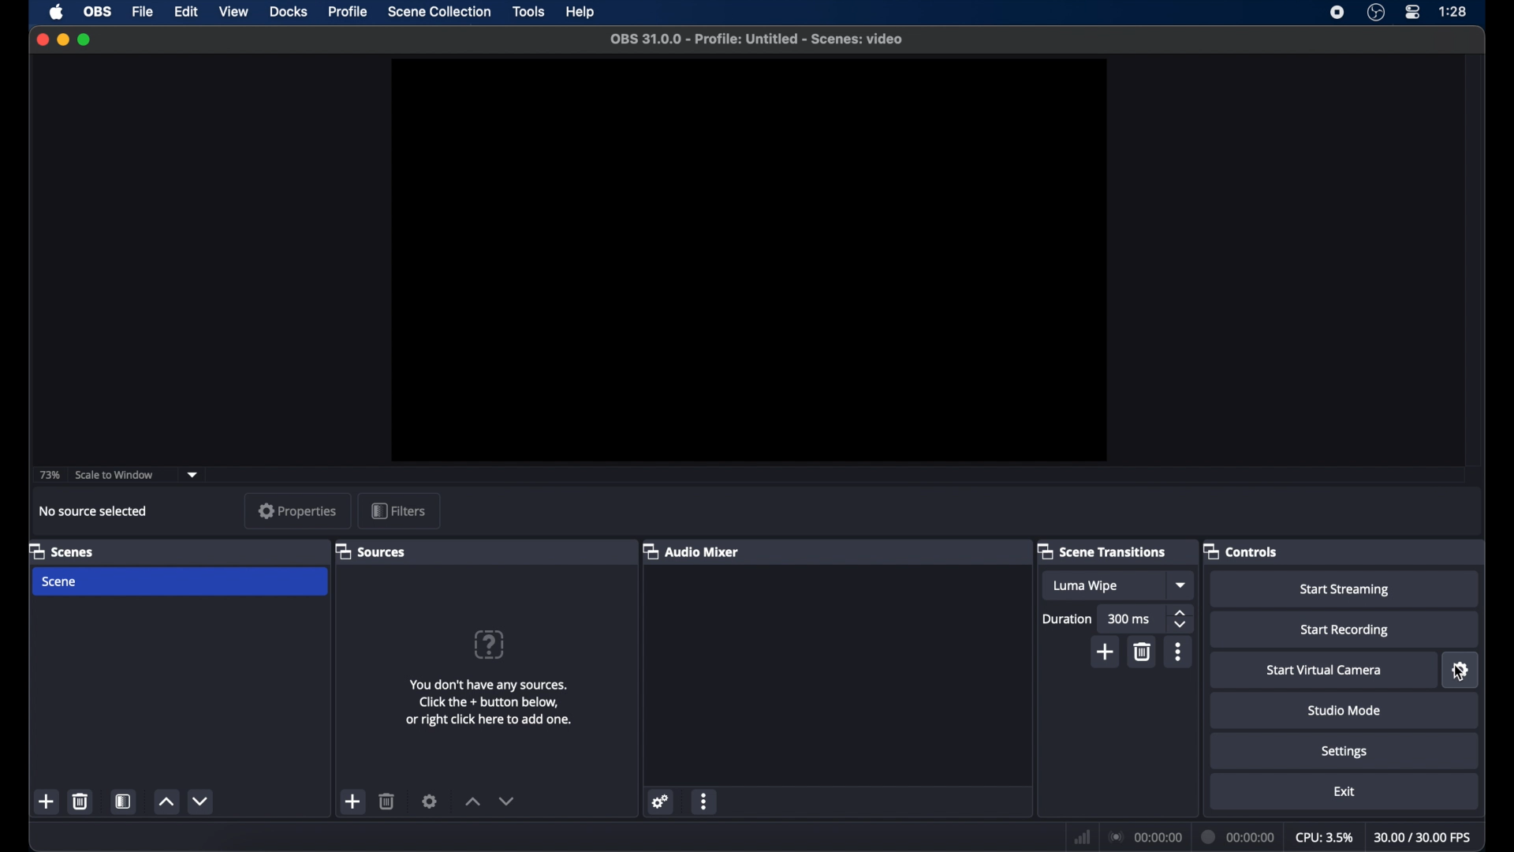  Describe the element at coordinates (1344, 589) in the screenshot. I see `start streaming` at that location.